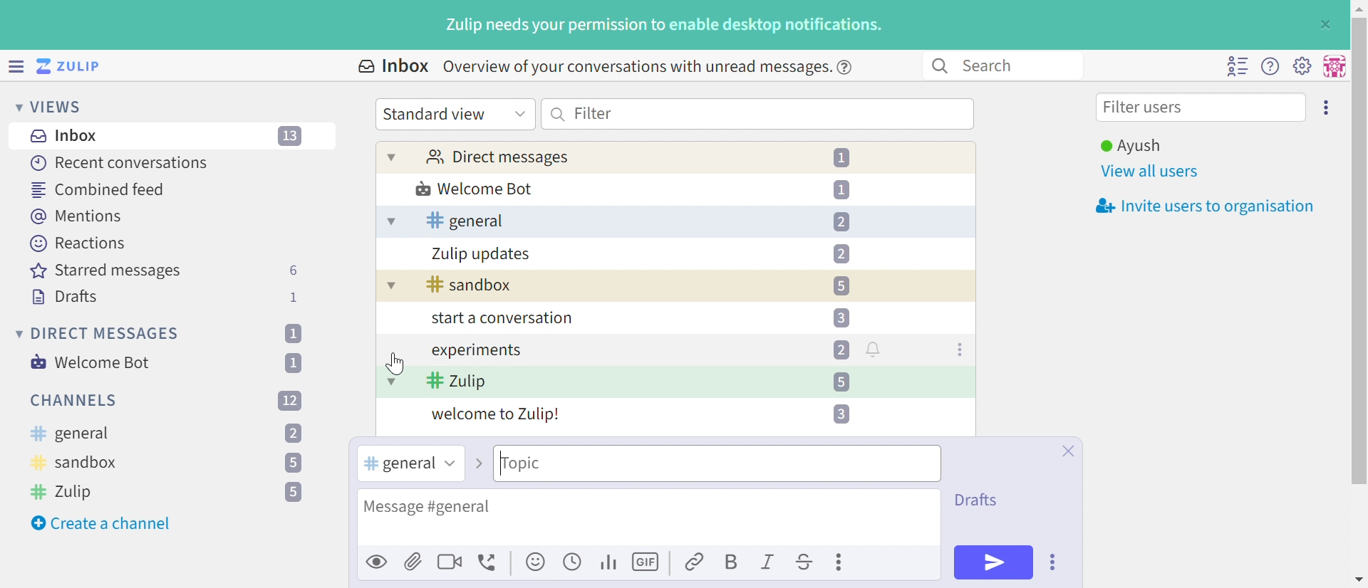 This screenshot has height=588, width=1368. What do you see at coordinates (805, 564) in the screenshot?
I see `Strikethrough` at bounding box center [805, 564].